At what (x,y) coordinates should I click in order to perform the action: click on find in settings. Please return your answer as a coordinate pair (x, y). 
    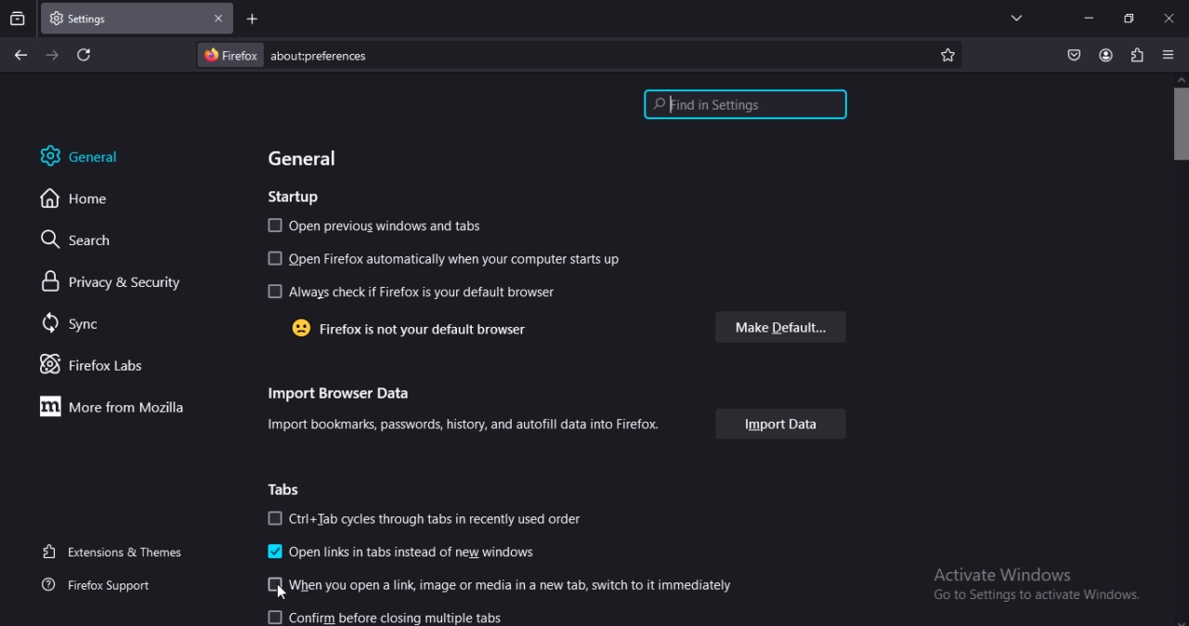
    Looking at the image, I should click on (749, 105).